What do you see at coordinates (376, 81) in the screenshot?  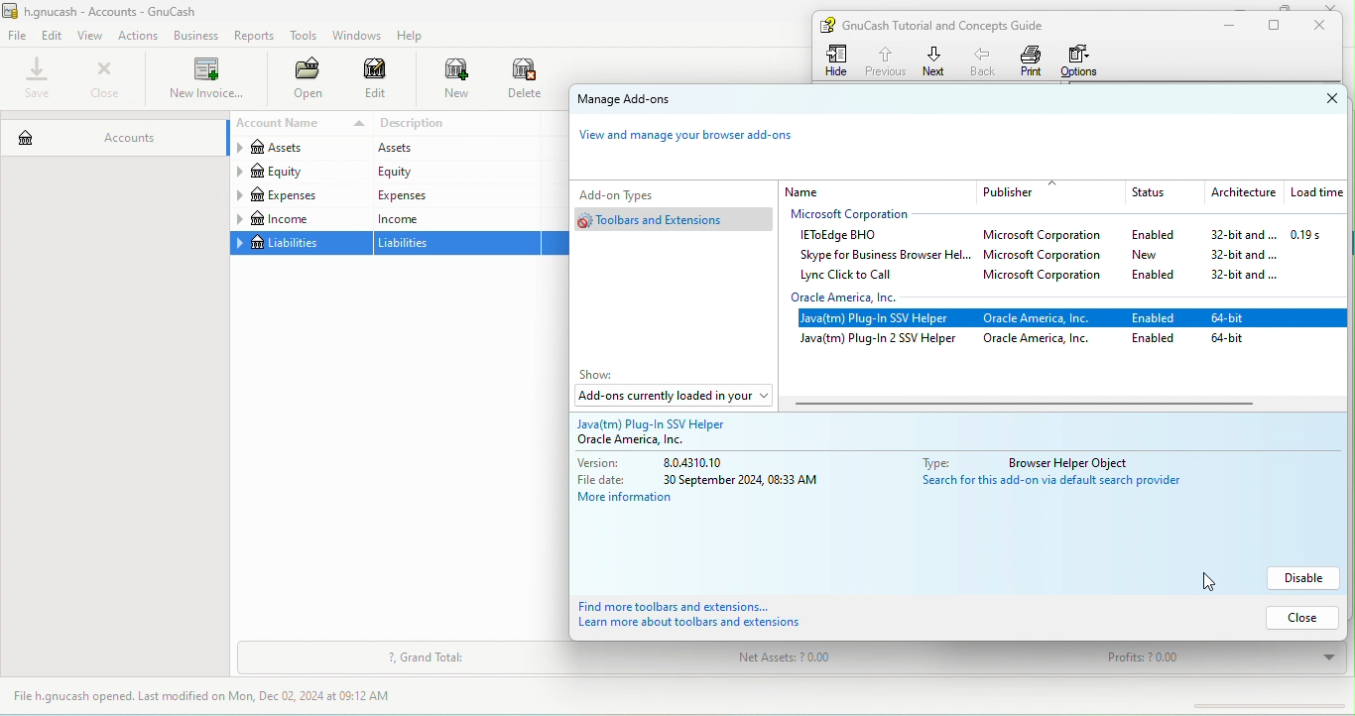 I see `edit` at bounding box center [376, 81].